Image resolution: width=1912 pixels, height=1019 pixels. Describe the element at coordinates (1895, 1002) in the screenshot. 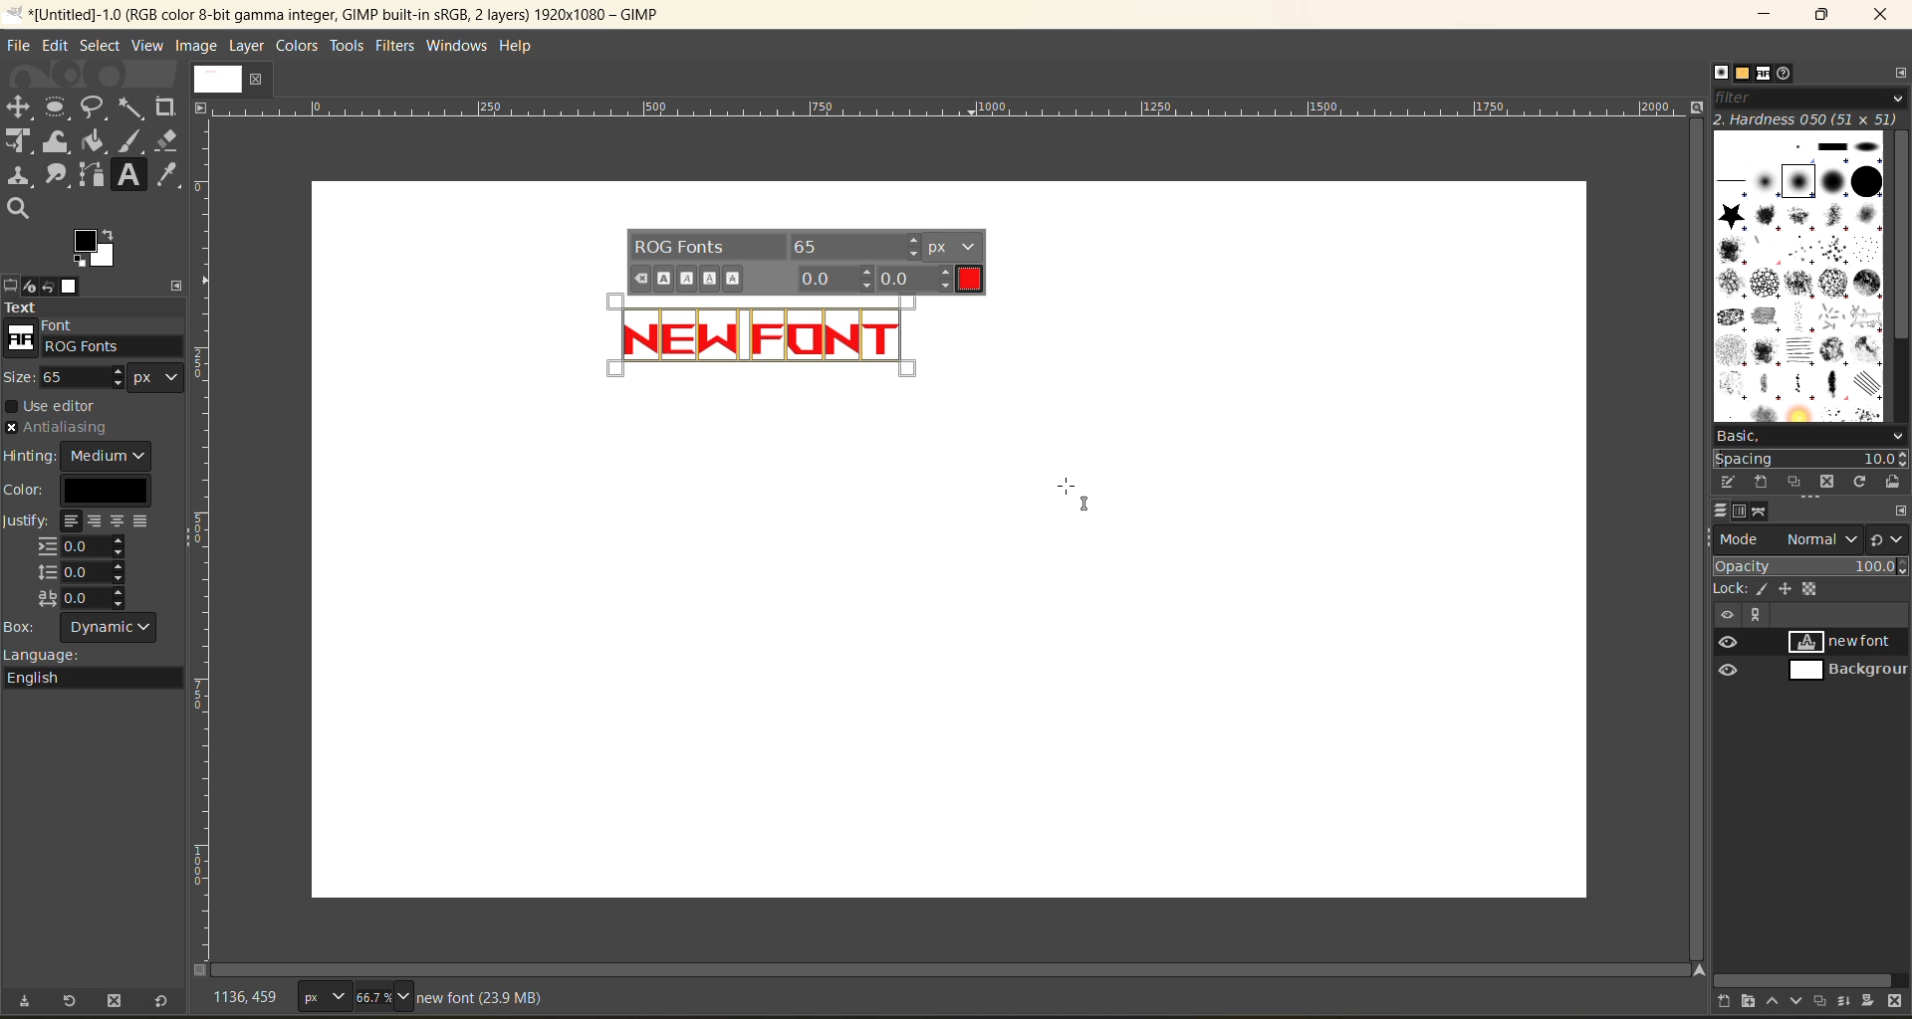

I see `delete this layer` at that location.